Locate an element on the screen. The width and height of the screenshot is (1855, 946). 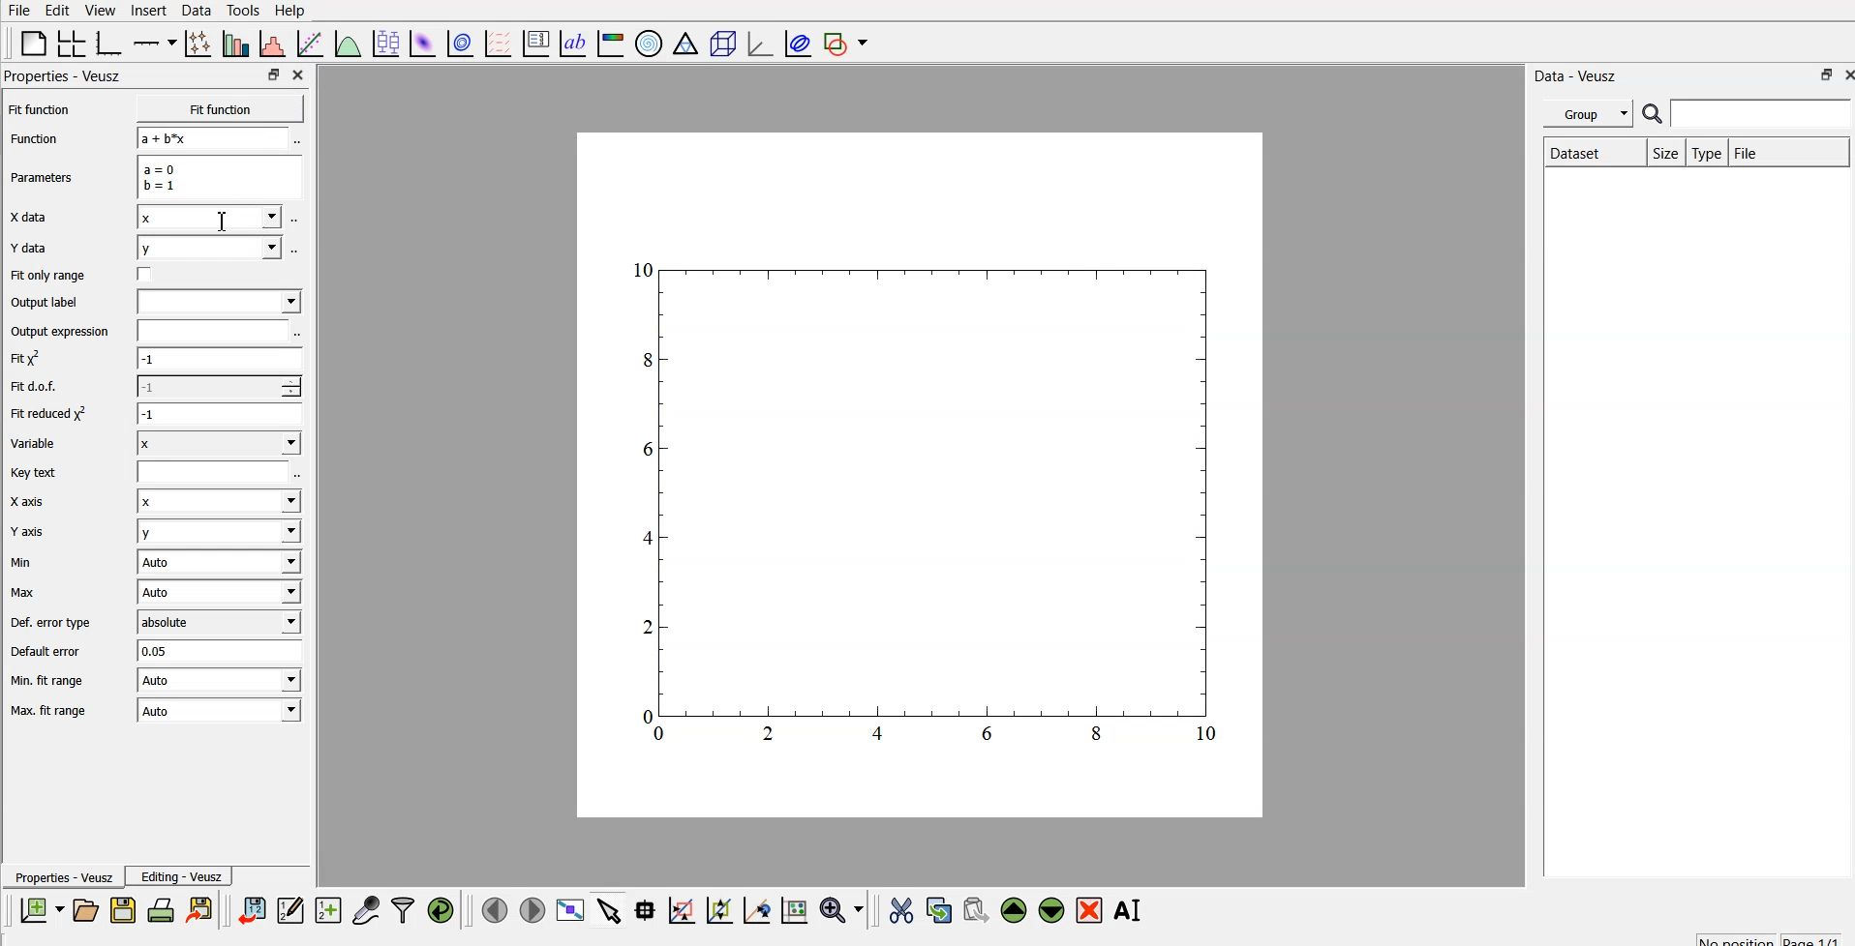
plot box plots is located at coordinates (386, 44).